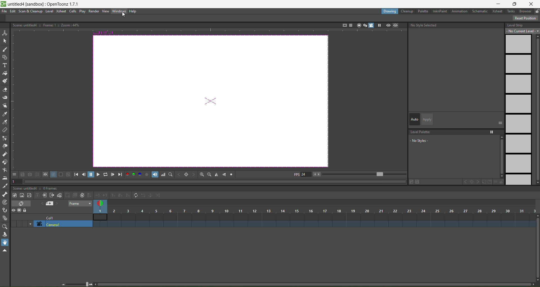 This screenshot has width=540, height=287. Describe the element at coordinates (427, 119) in the screenshot. I see `apply` at that location.